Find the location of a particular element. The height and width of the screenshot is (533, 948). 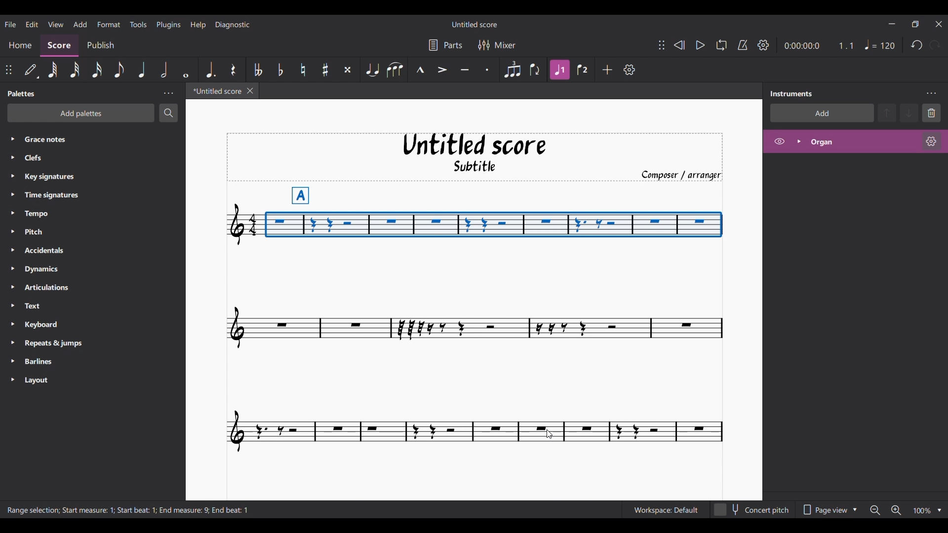

Articulations is located at coordinates (55, 288).